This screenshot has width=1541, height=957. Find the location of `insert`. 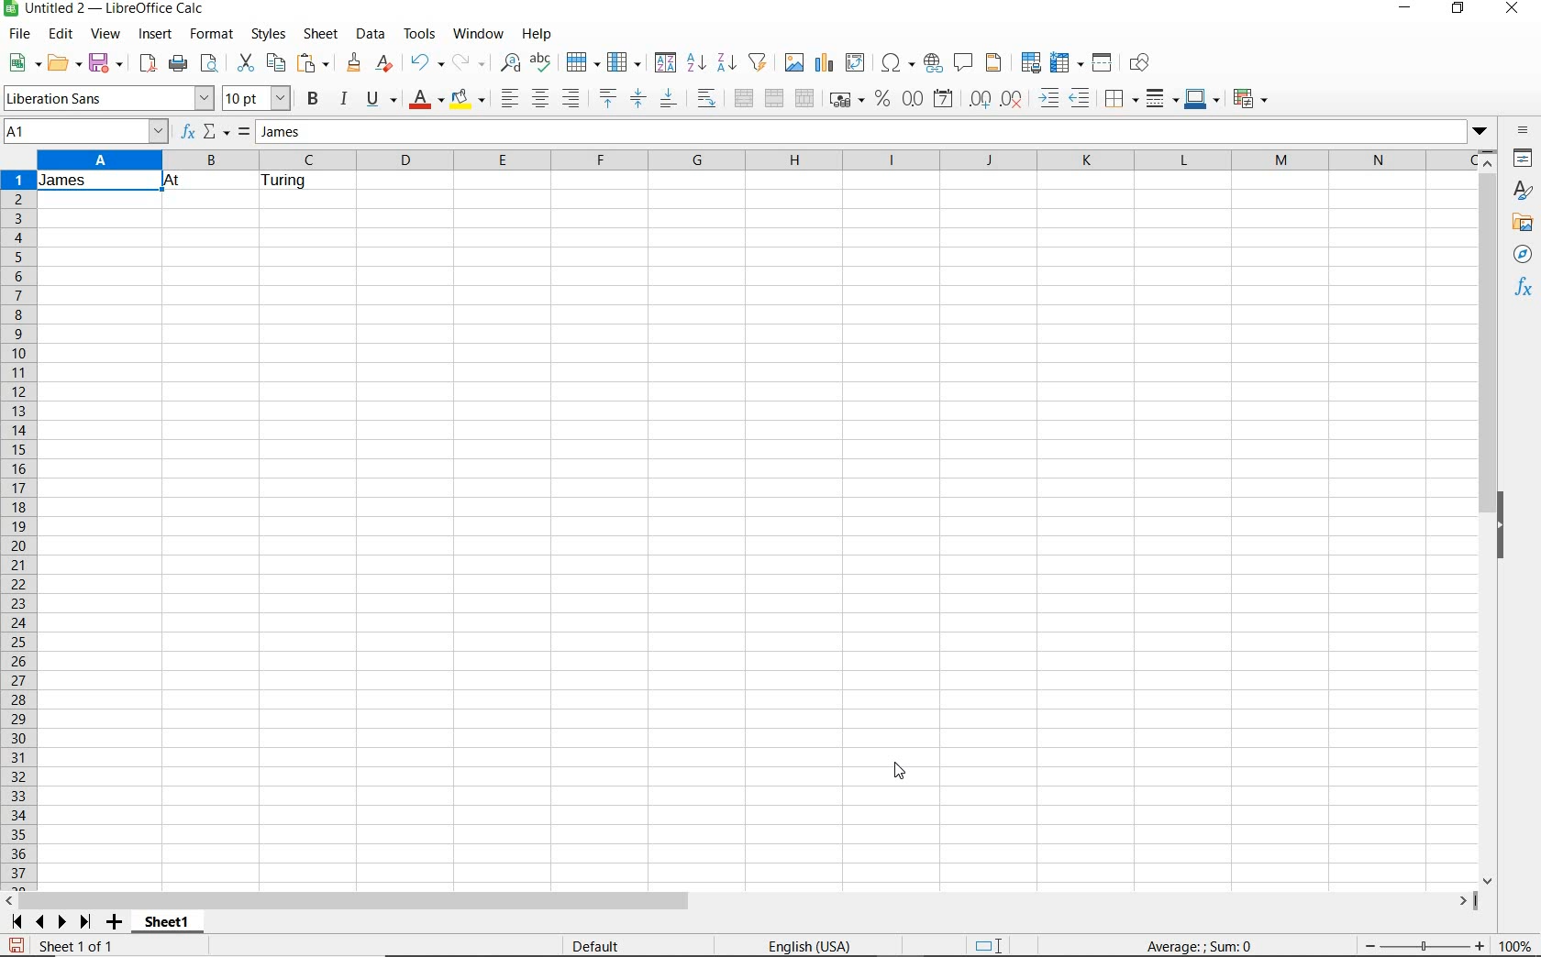

insert is located at coordinates (156, 37).